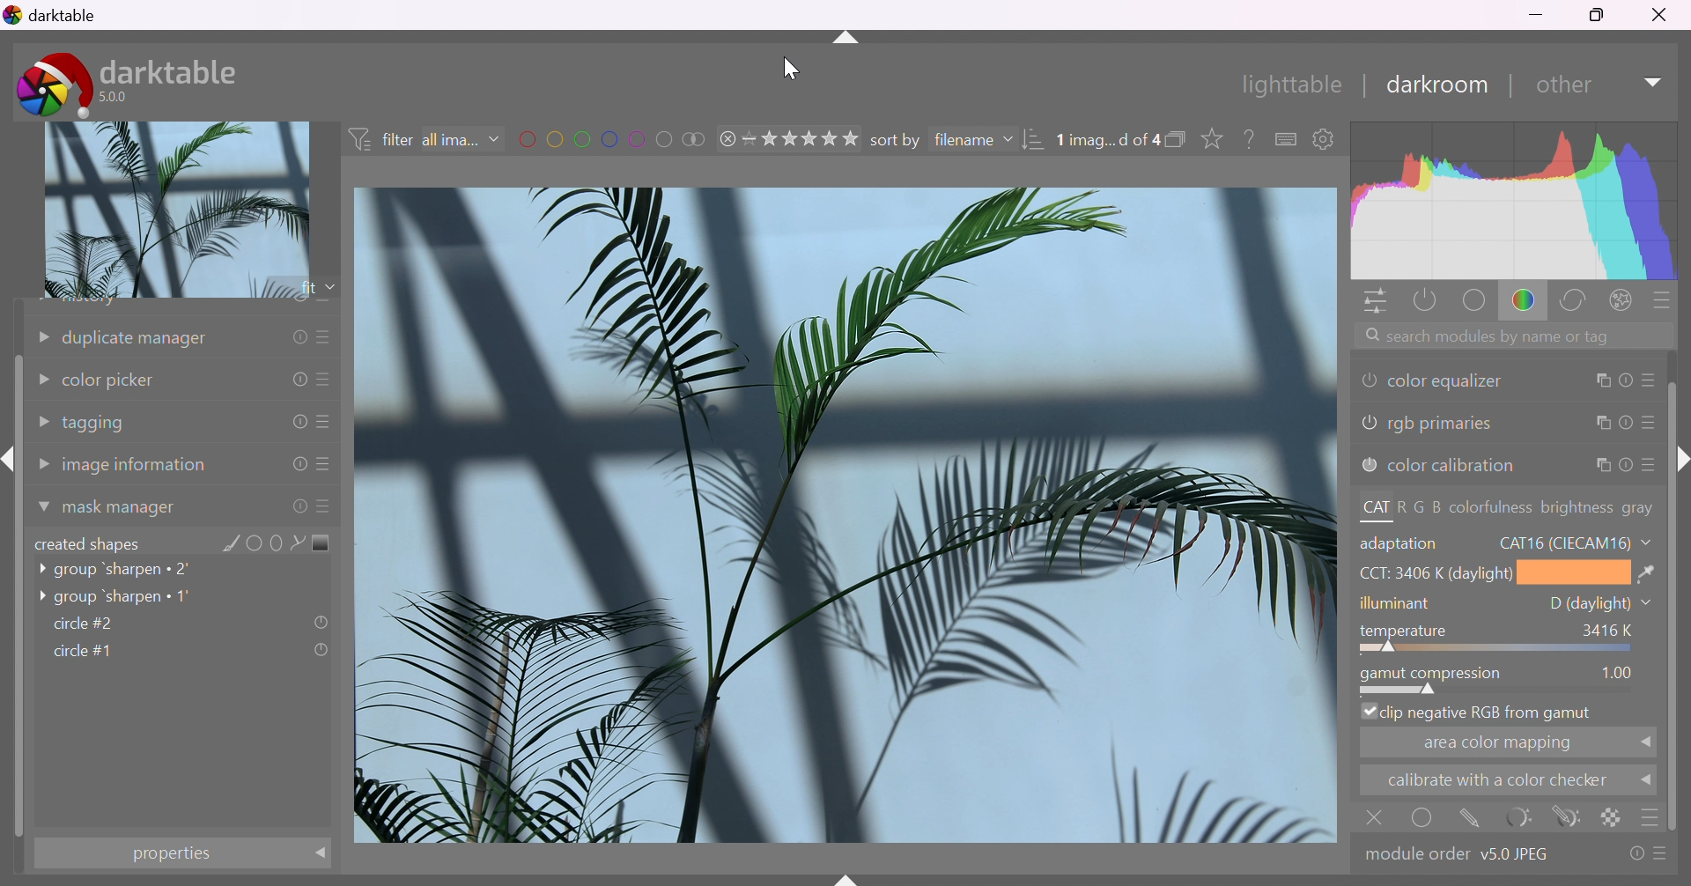 The height and width of the screenshot is (886, 1691). I want to click on color equalizer, so click(1504, 382).